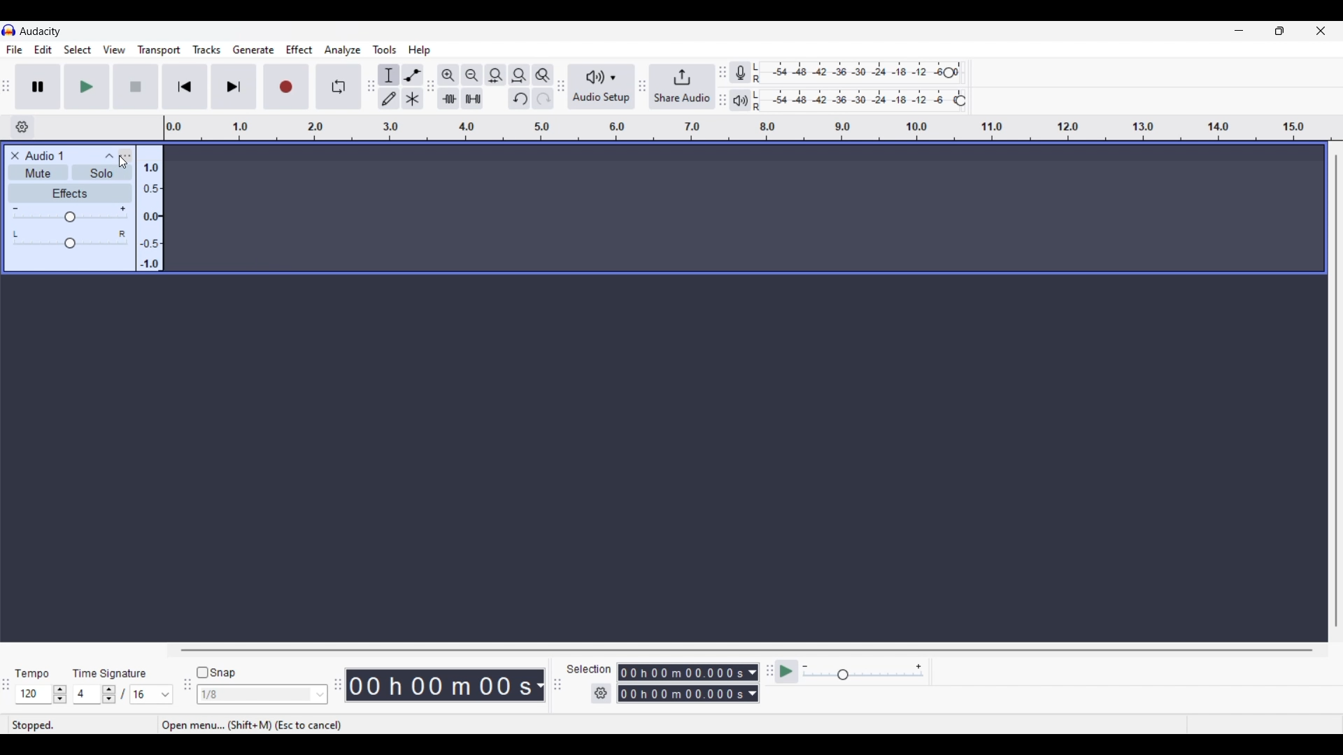 The image size is (1343, 755). Describe the element at coordinates (87, 86) in the screenshot. I see `Play/Play once` at that location.